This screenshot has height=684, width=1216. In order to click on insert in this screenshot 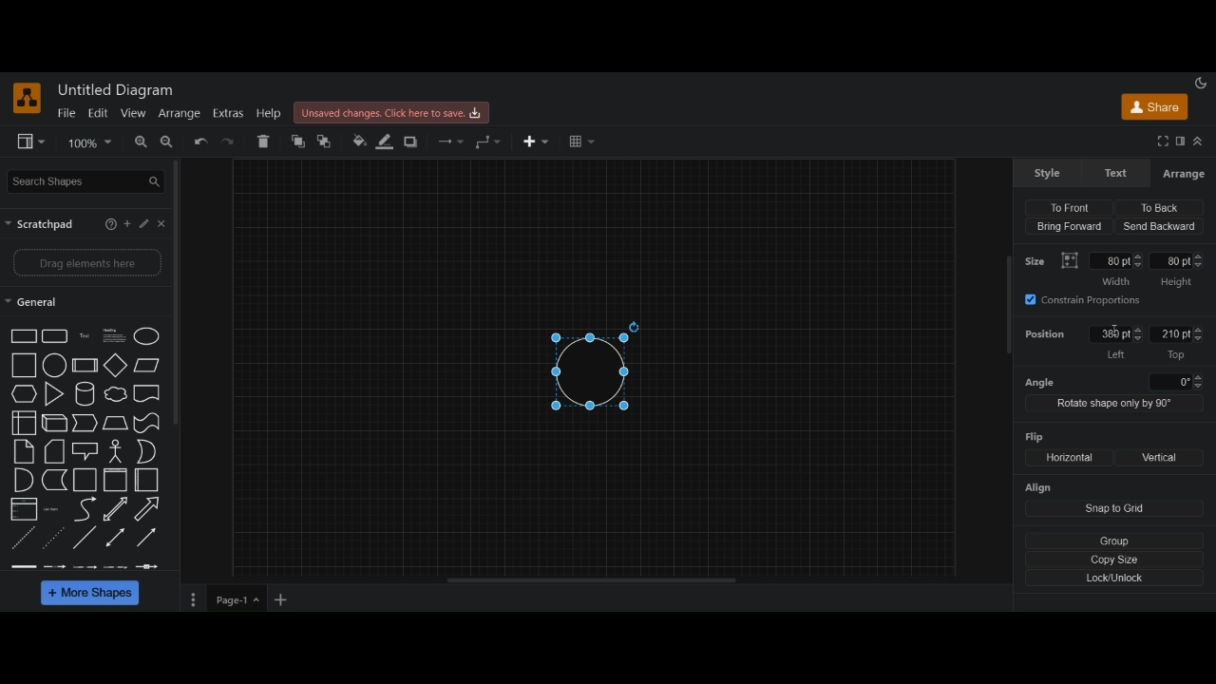, I will do `click(539, 142)`.